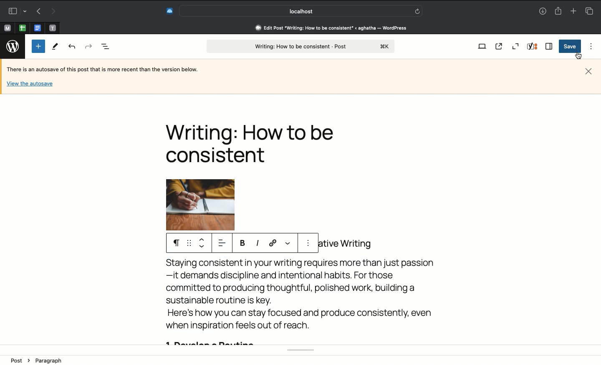 This screenshot has height=365, width=601. Describe the element at coordinates (297, 302) in the screenshot. I see `body` at that location.